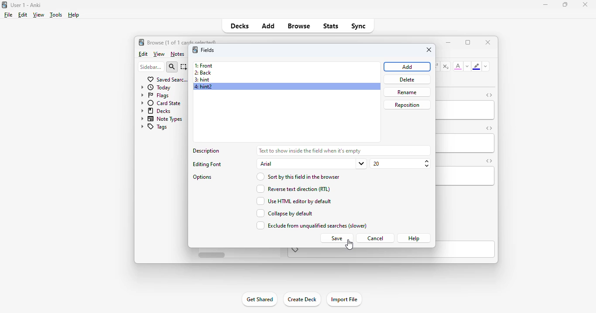  Describe the element at coordinates (293, 201) in the screenshot. I see `use HTML editor by default` at that location.